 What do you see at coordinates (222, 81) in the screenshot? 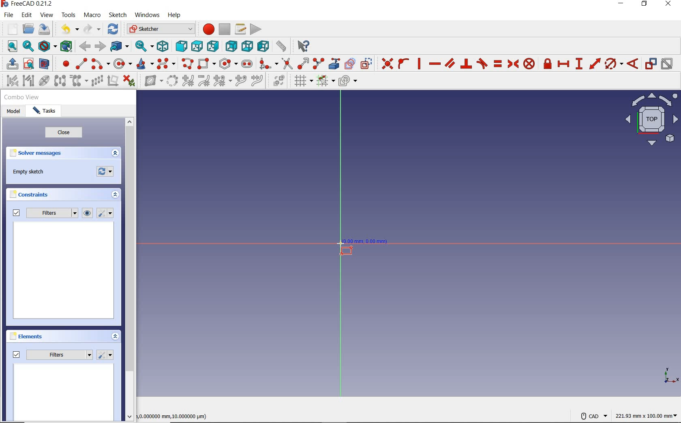
I see `modify knot multiplicity` at bounding box center [222, 81].